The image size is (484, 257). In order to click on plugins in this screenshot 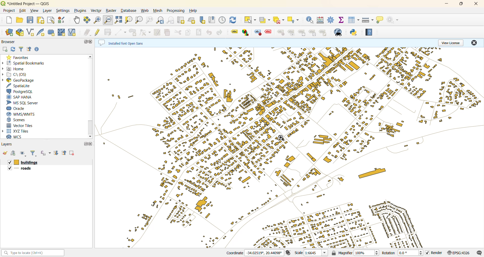, I will do `click(81, 11)`.